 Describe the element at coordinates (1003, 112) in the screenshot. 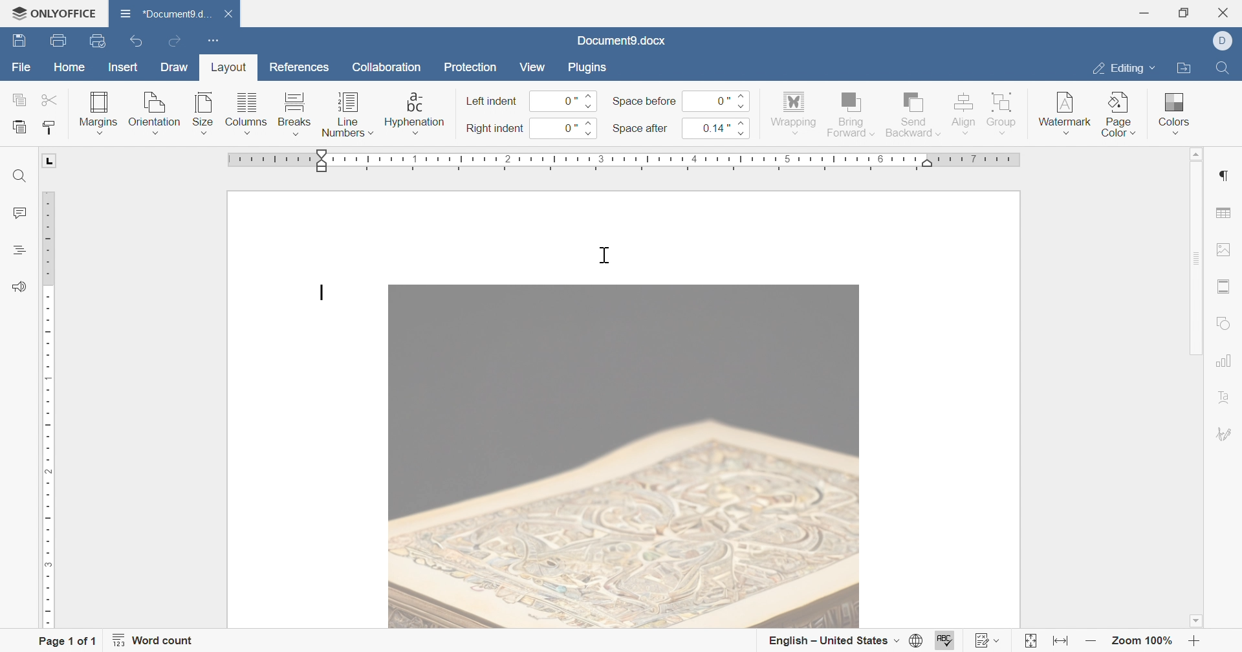

I see `group` at that location.